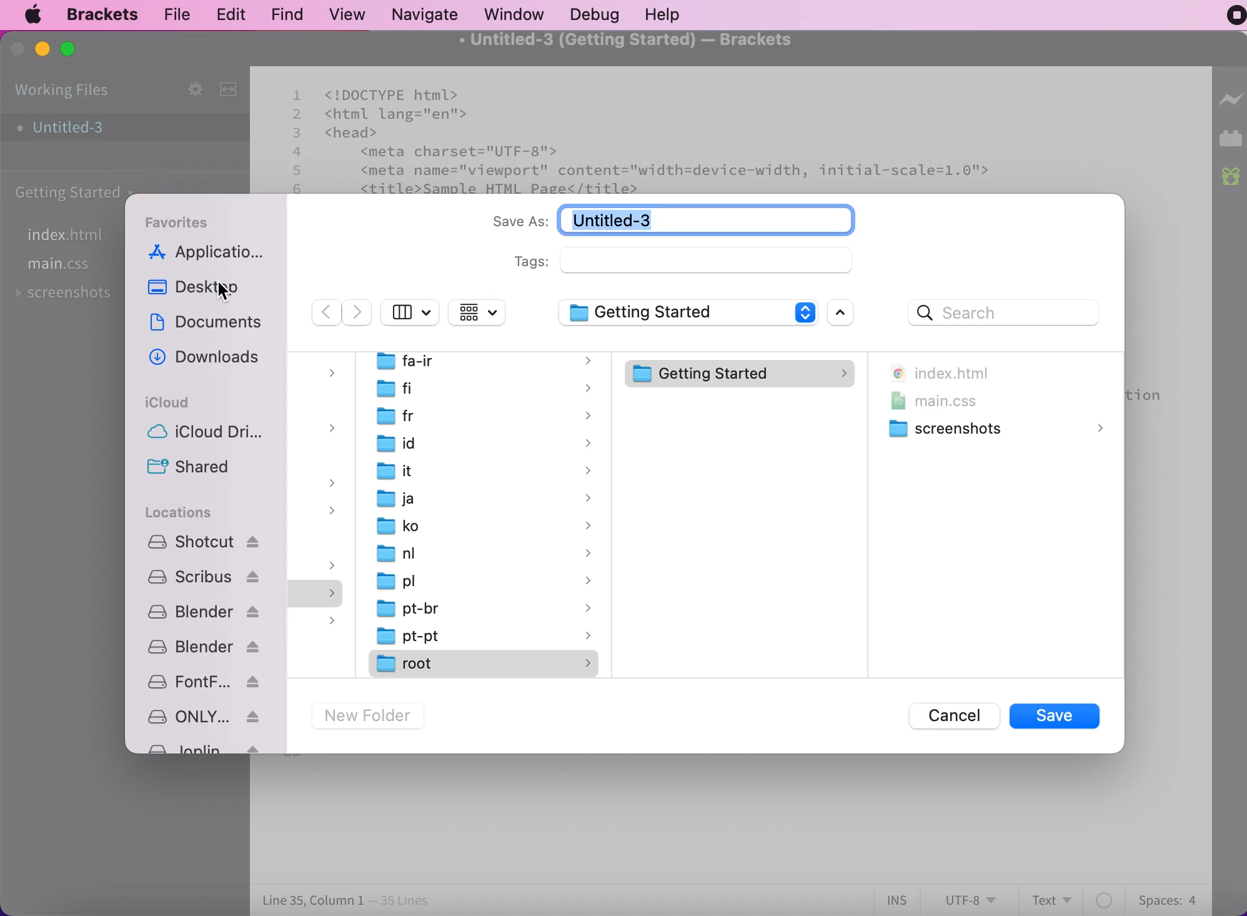 This screenshot has width=1247, height=916. Describe the element at coordinates (332, 565) in the screenshot. I see `dropdown` at that location.